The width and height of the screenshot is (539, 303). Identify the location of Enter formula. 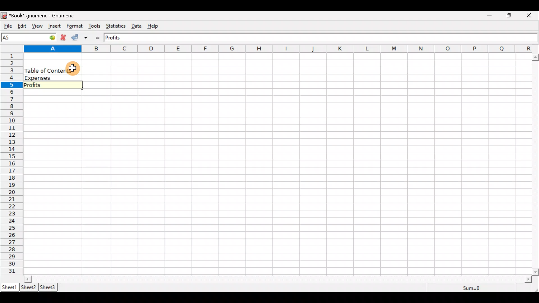
(99, 38).